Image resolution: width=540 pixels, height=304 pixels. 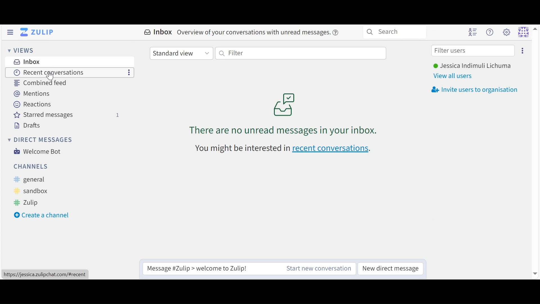 What do you see at coordinates (491, 32) in the screenshot?
I see `Help menu` at bounding box center [491, 32].